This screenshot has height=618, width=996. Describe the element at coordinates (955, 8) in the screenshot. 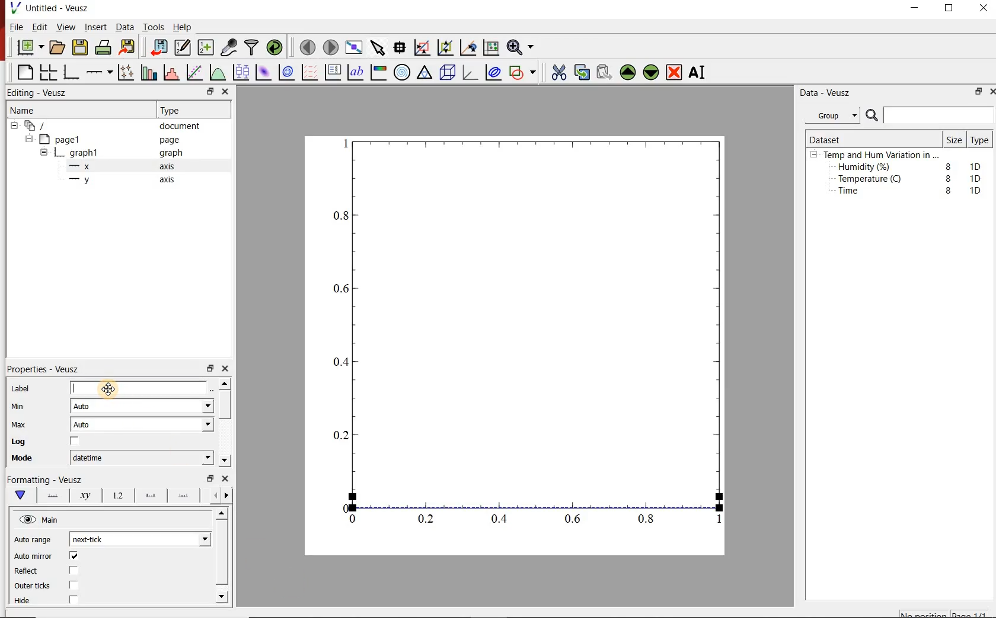

I see `maximize` at that location.